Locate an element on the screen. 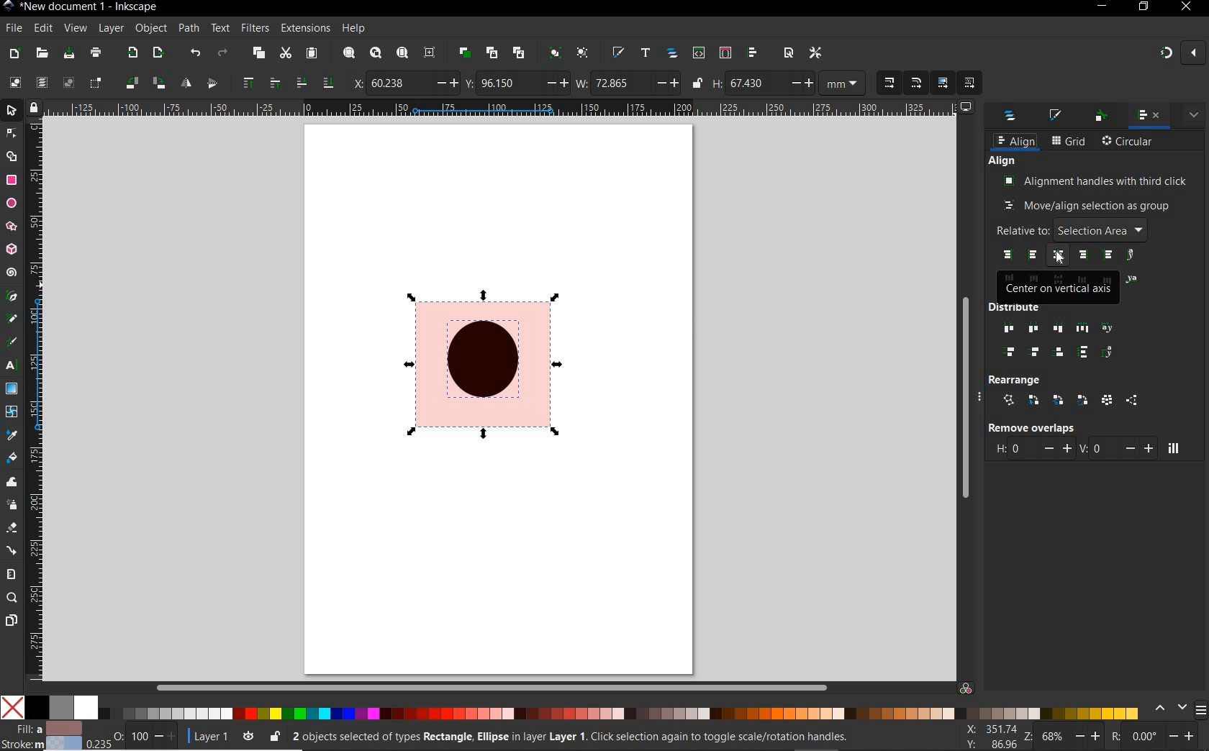 This screenshot has width=1209, height=751. EXCHANGE IN Z-ORDER is located at coordinates (1059, 400).